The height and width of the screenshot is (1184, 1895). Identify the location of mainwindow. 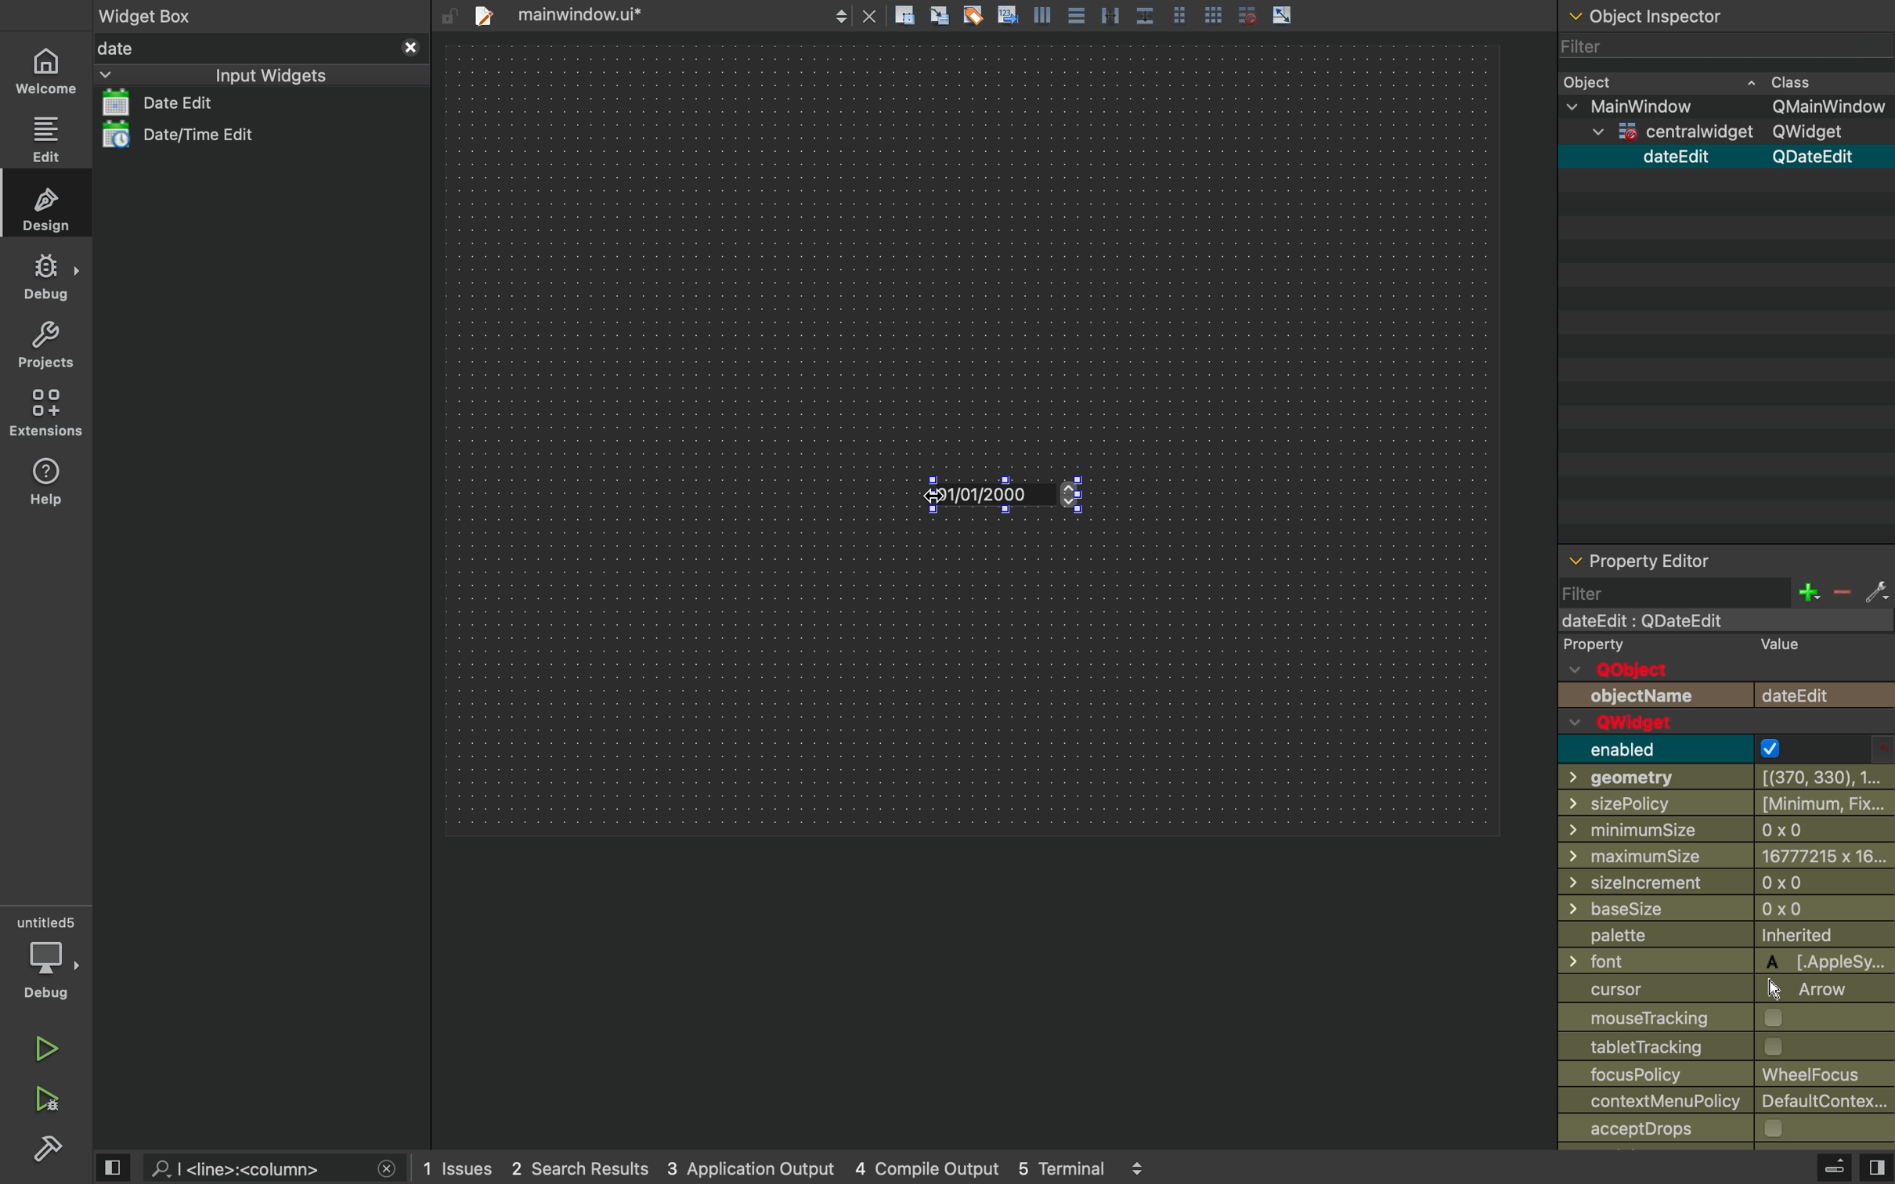
(1727, 107).